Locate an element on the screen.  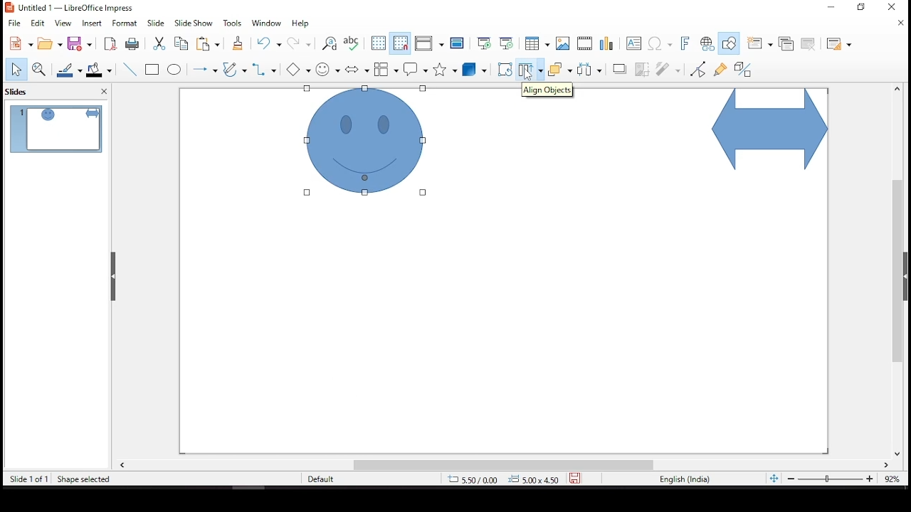
text box is located at coordinates (636, 45).